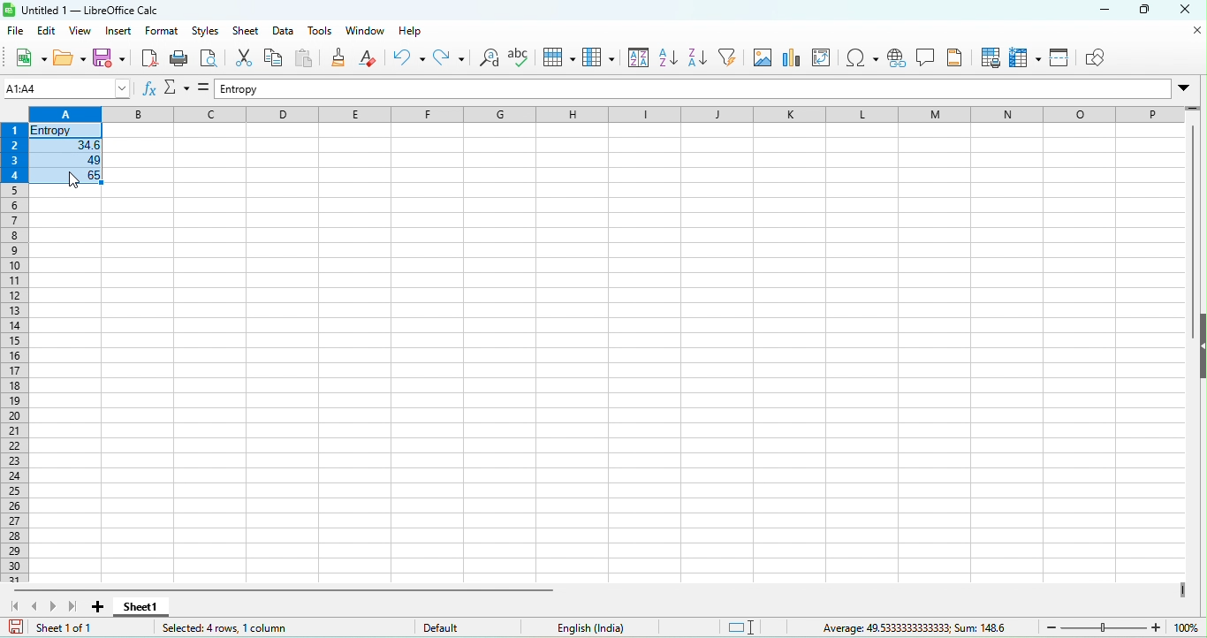 This screenshot has height=638, width=1207. Describe the element at coordinates (1023, 60) in the screenshot. I see `freeze row and column` at that location.